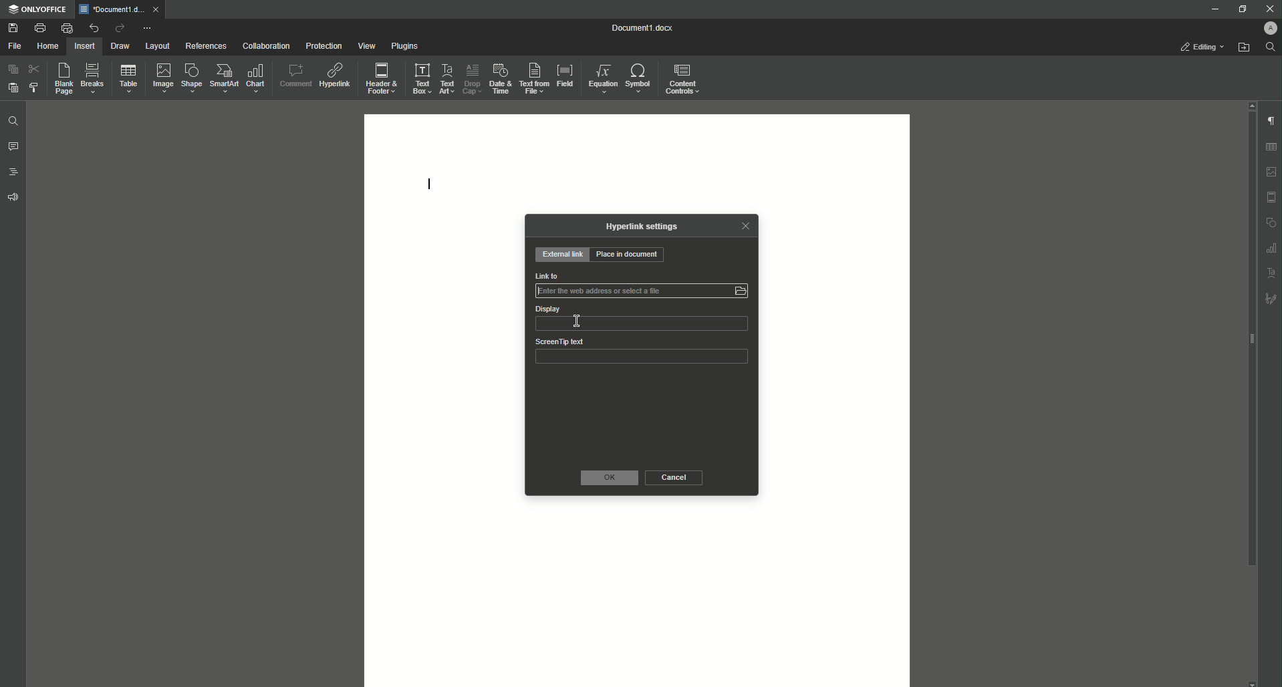  I want to click on inserion cursor, so click(577, 321).